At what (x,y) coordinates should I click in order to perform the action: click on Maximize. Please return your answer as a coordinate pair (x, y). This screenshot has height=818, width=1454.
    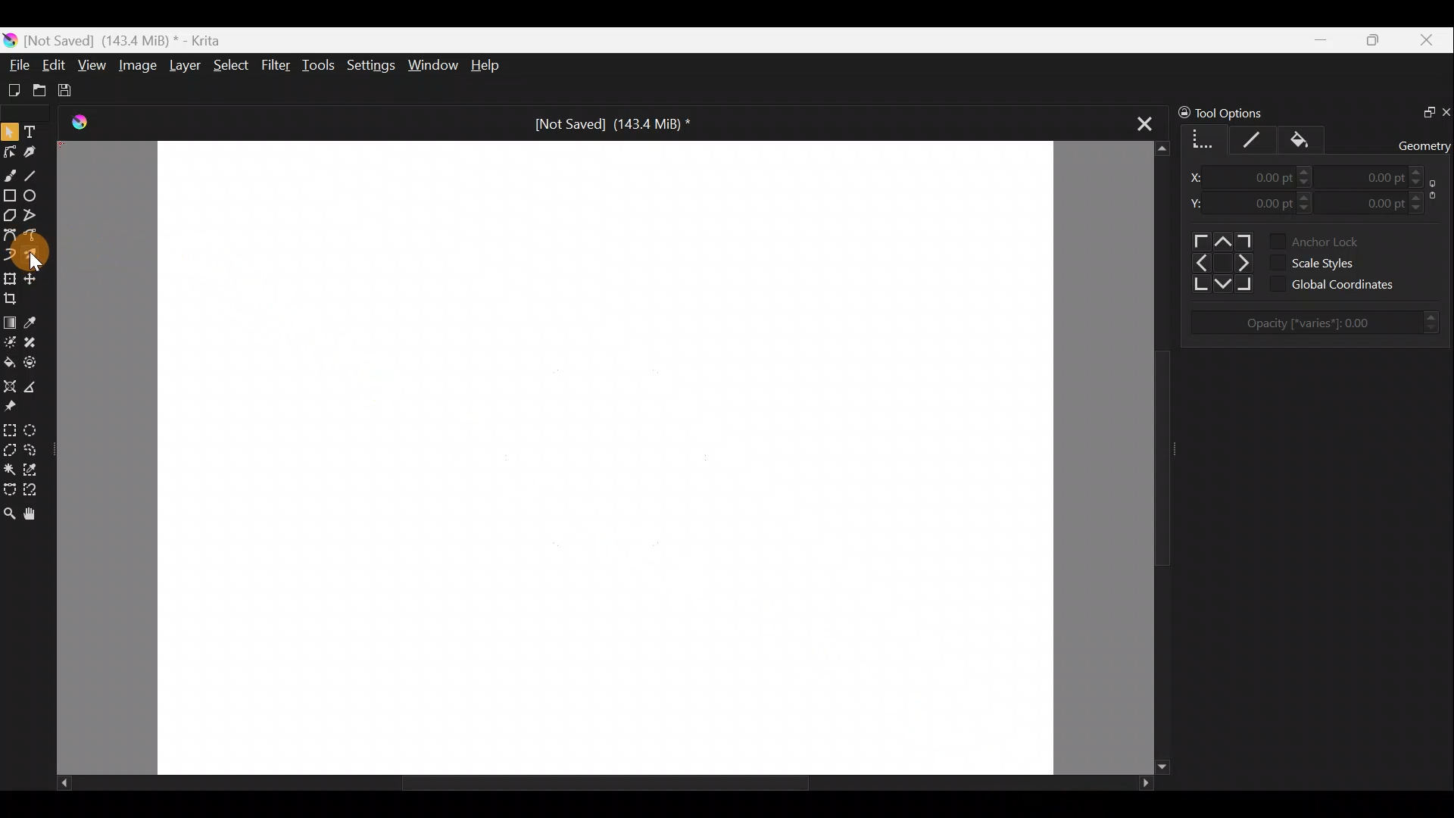
    Looking at the image, I should click on (1375, 39).